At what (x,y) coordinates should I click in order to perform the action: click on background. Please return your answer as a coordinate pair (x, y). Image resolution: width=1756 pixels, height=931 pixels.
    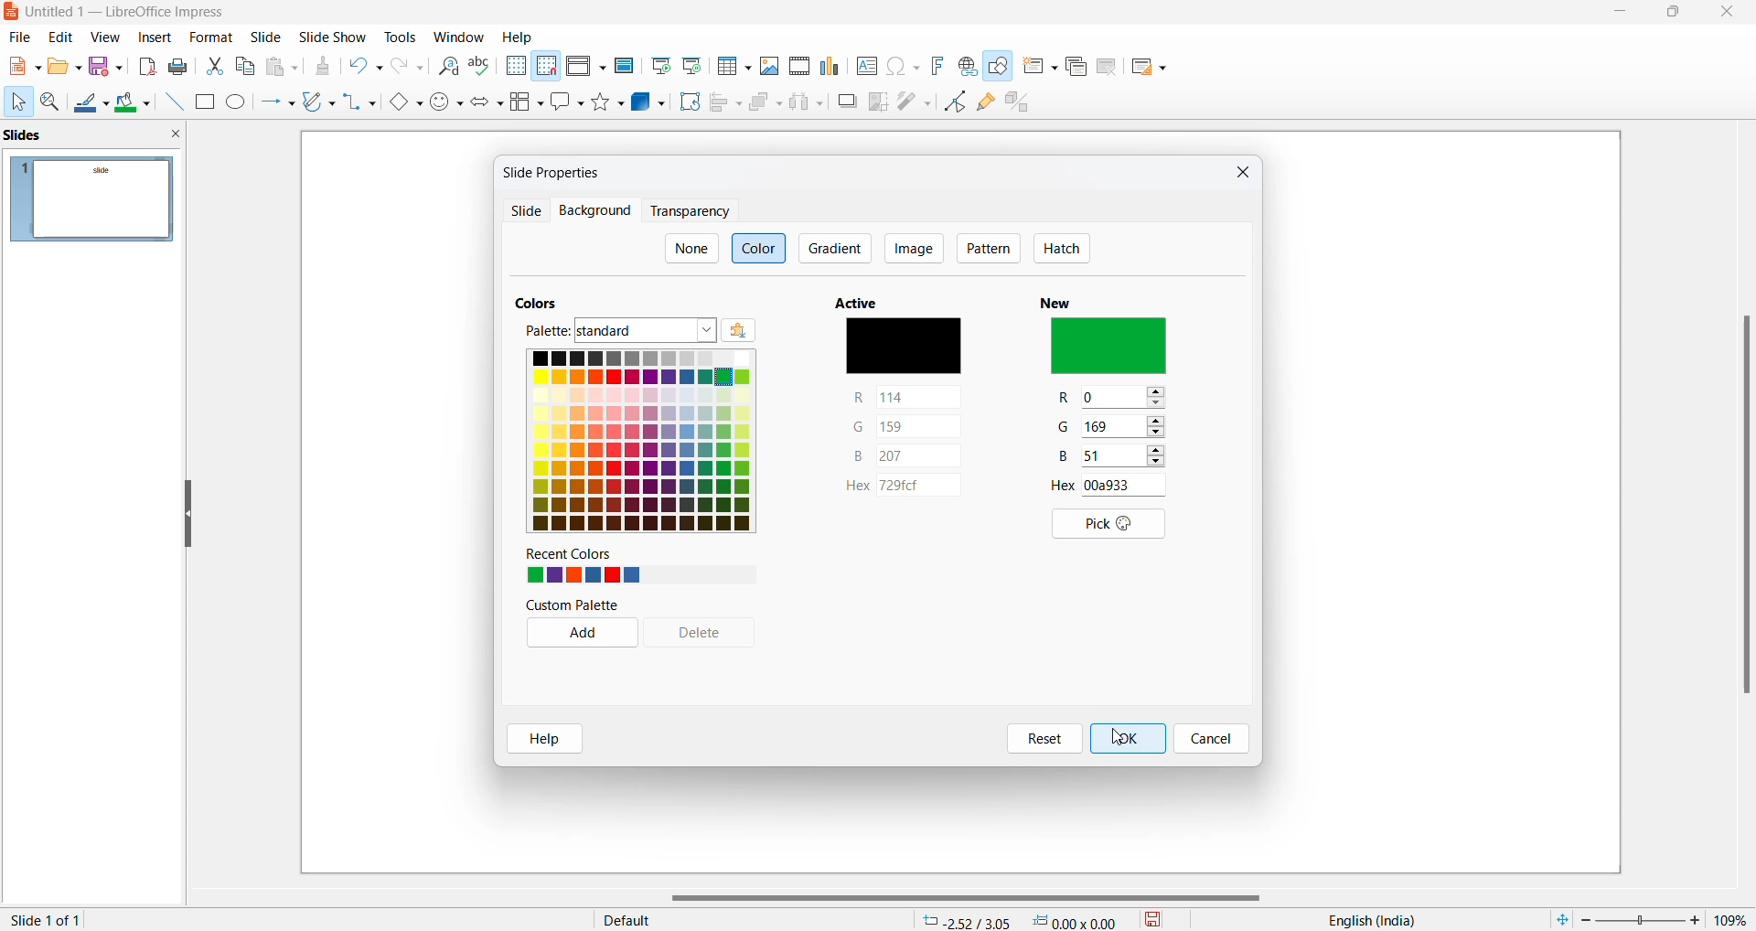
    Looking at the image, I should click on (591, 211).